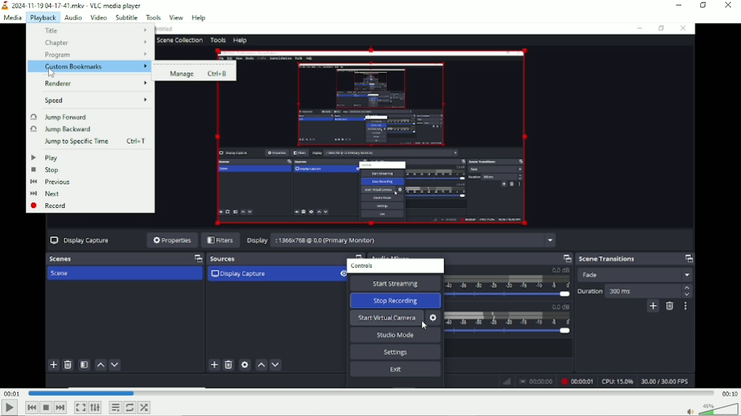 The height and width of the screenshot is (416, 741). Describe the element at coordinates (43, 18) in the screenshot. I see `Playback` at that location.